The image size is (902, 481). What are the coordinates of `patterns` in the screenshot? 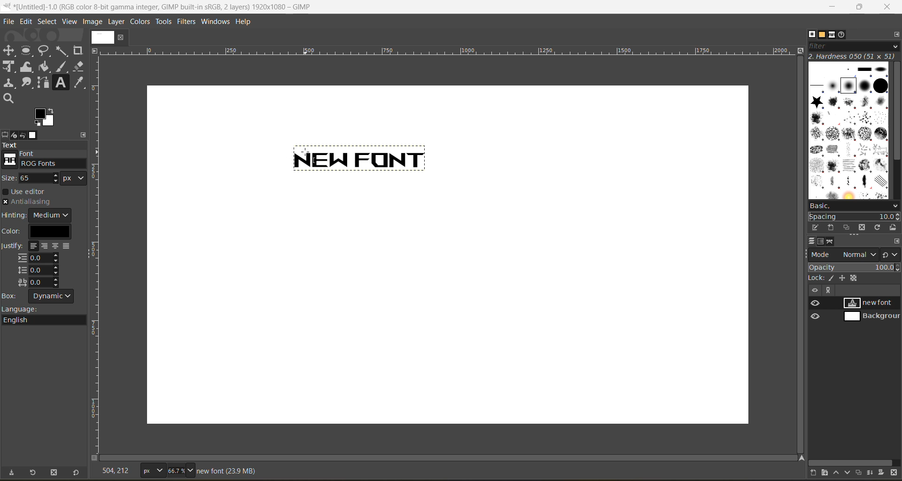 It's located at (822, 34).